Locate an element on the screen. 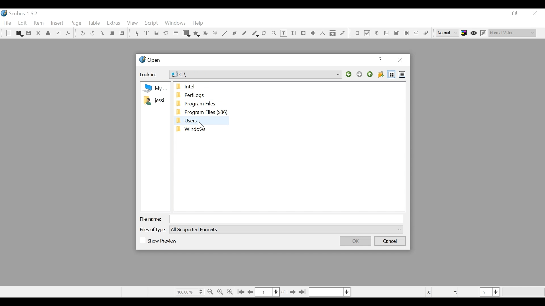 This screenshot has height=306, width=545. Render is located at coordinates (166, 34).